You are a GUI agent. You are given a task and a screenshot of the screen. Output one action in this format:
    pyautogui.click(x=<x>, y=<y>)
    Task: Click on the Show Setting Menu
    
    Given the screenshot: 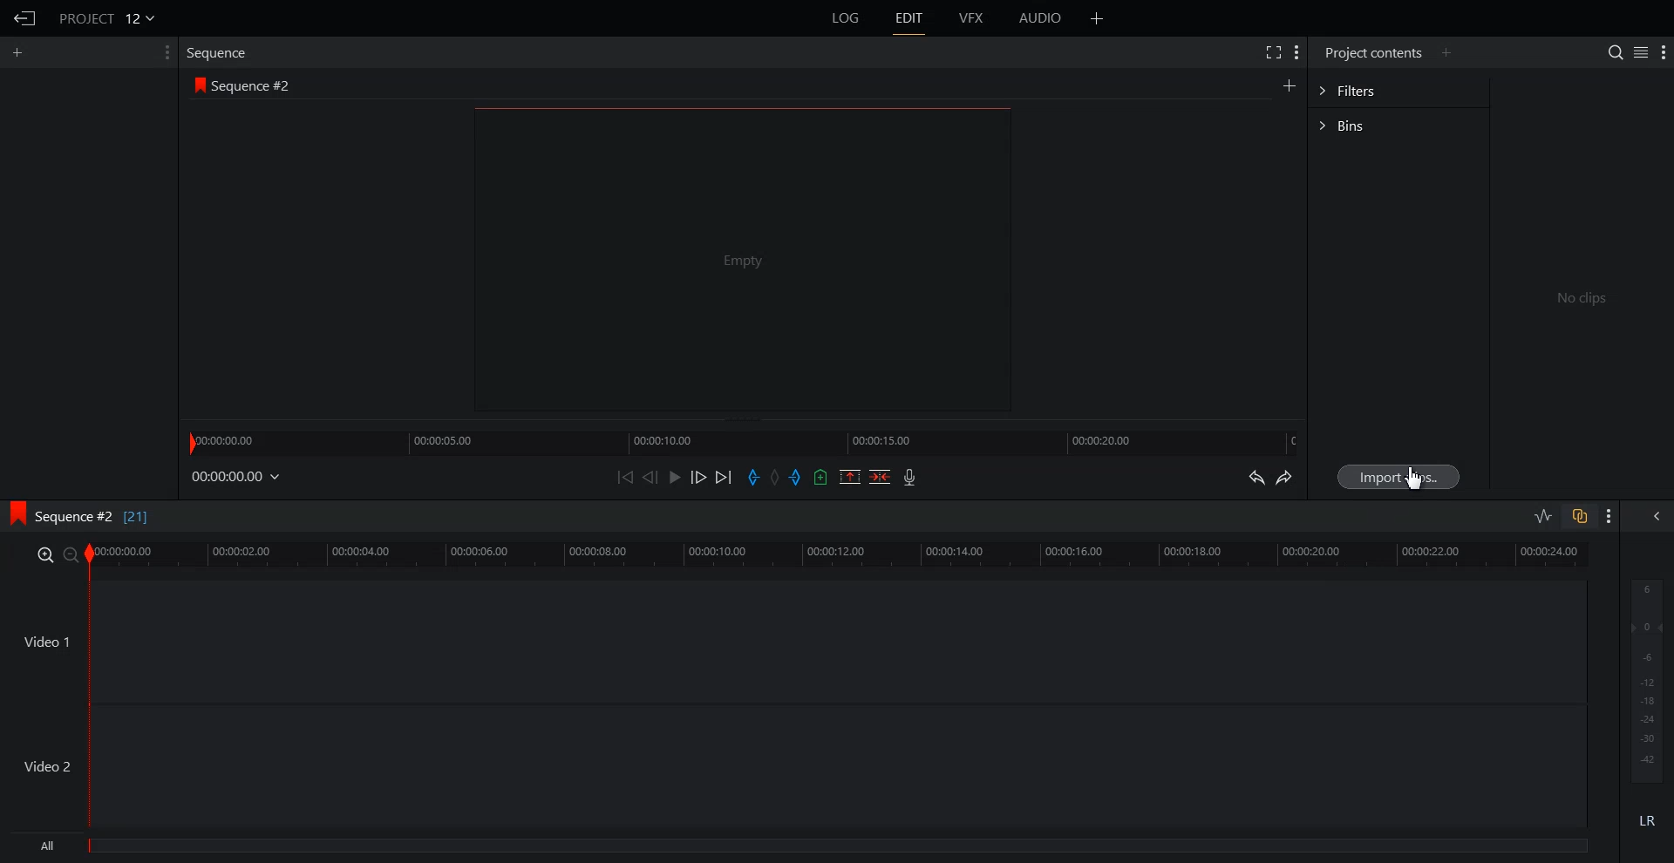 What is the action you would take?
    pyautogui.click(x=1297, y=53)
    